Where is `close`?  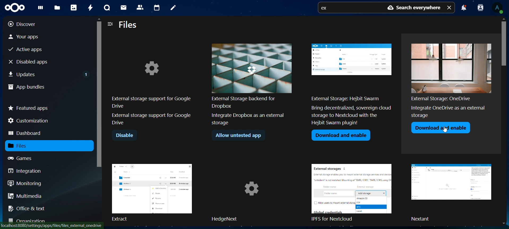 close is located at coordinates (450, 7).